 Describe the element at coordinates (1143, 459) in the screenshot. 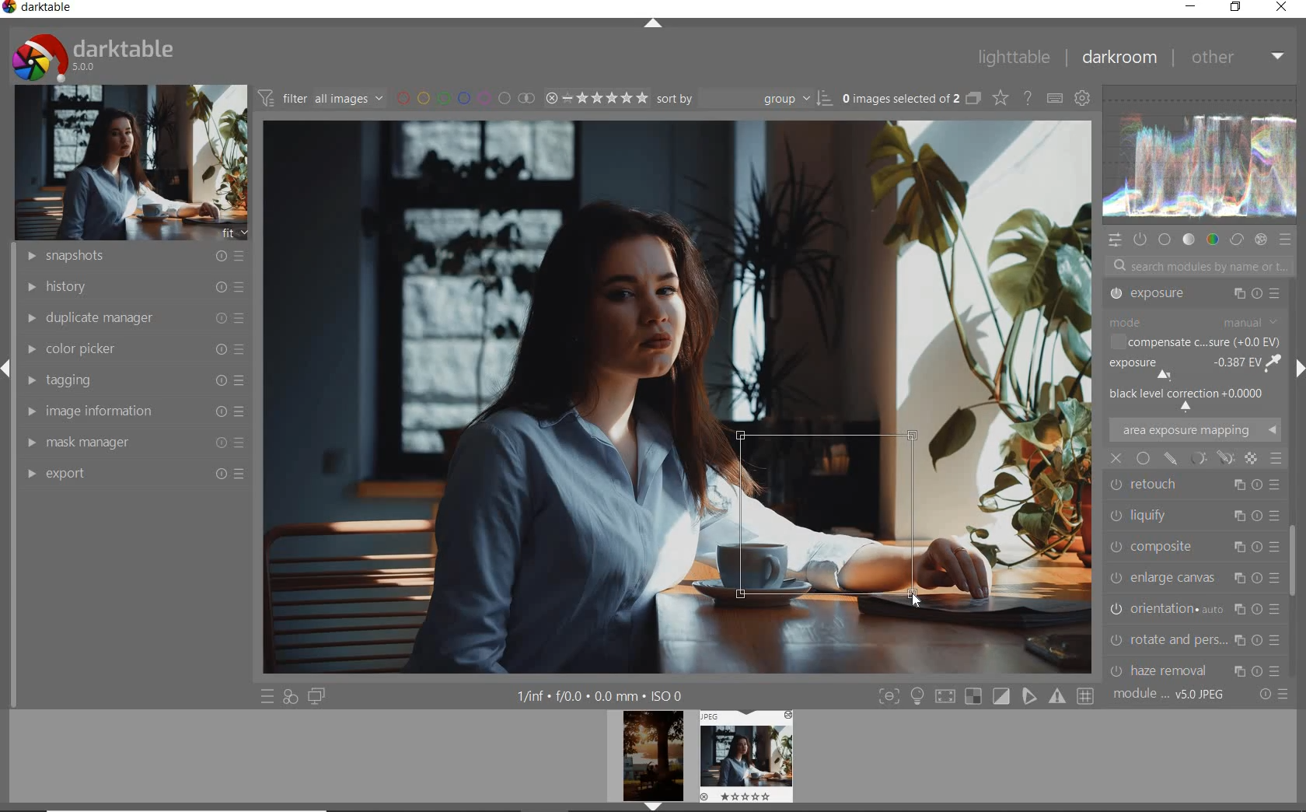

I see `uniformly` at that location.